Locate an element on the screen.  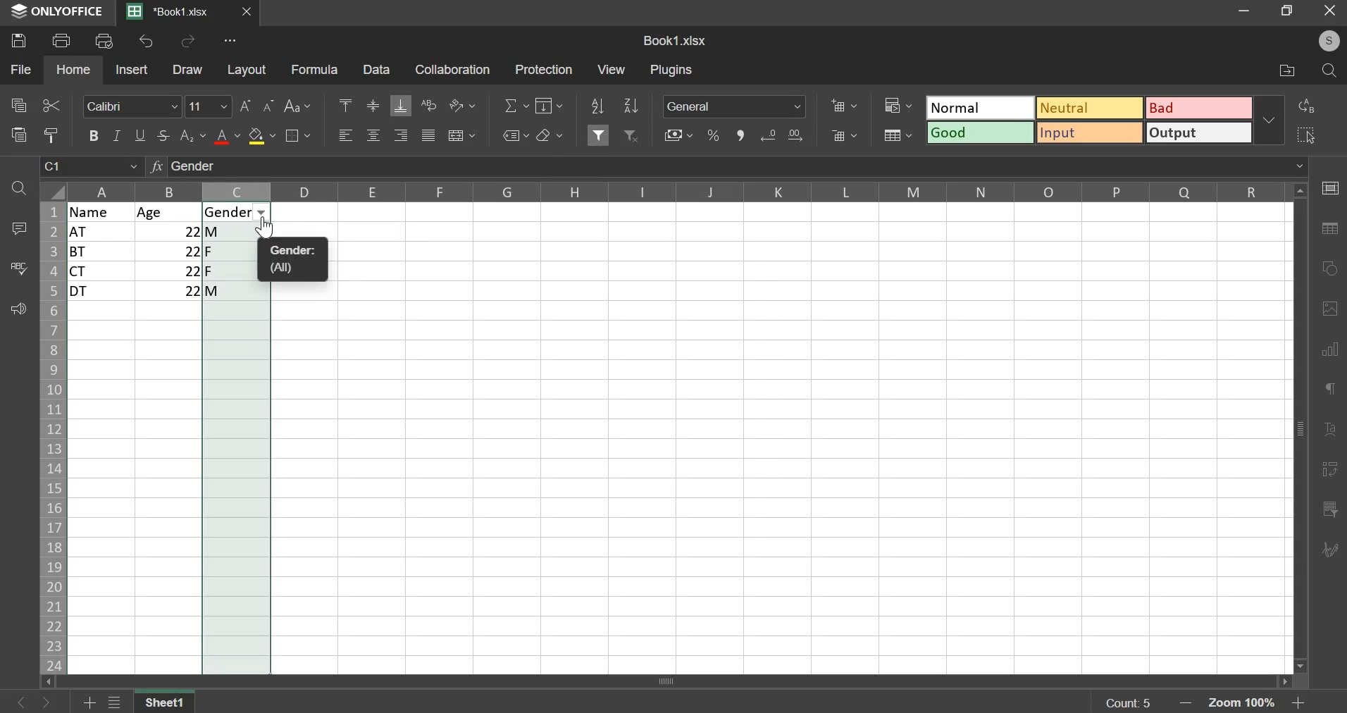
undo is located at coordinates (147, 42).